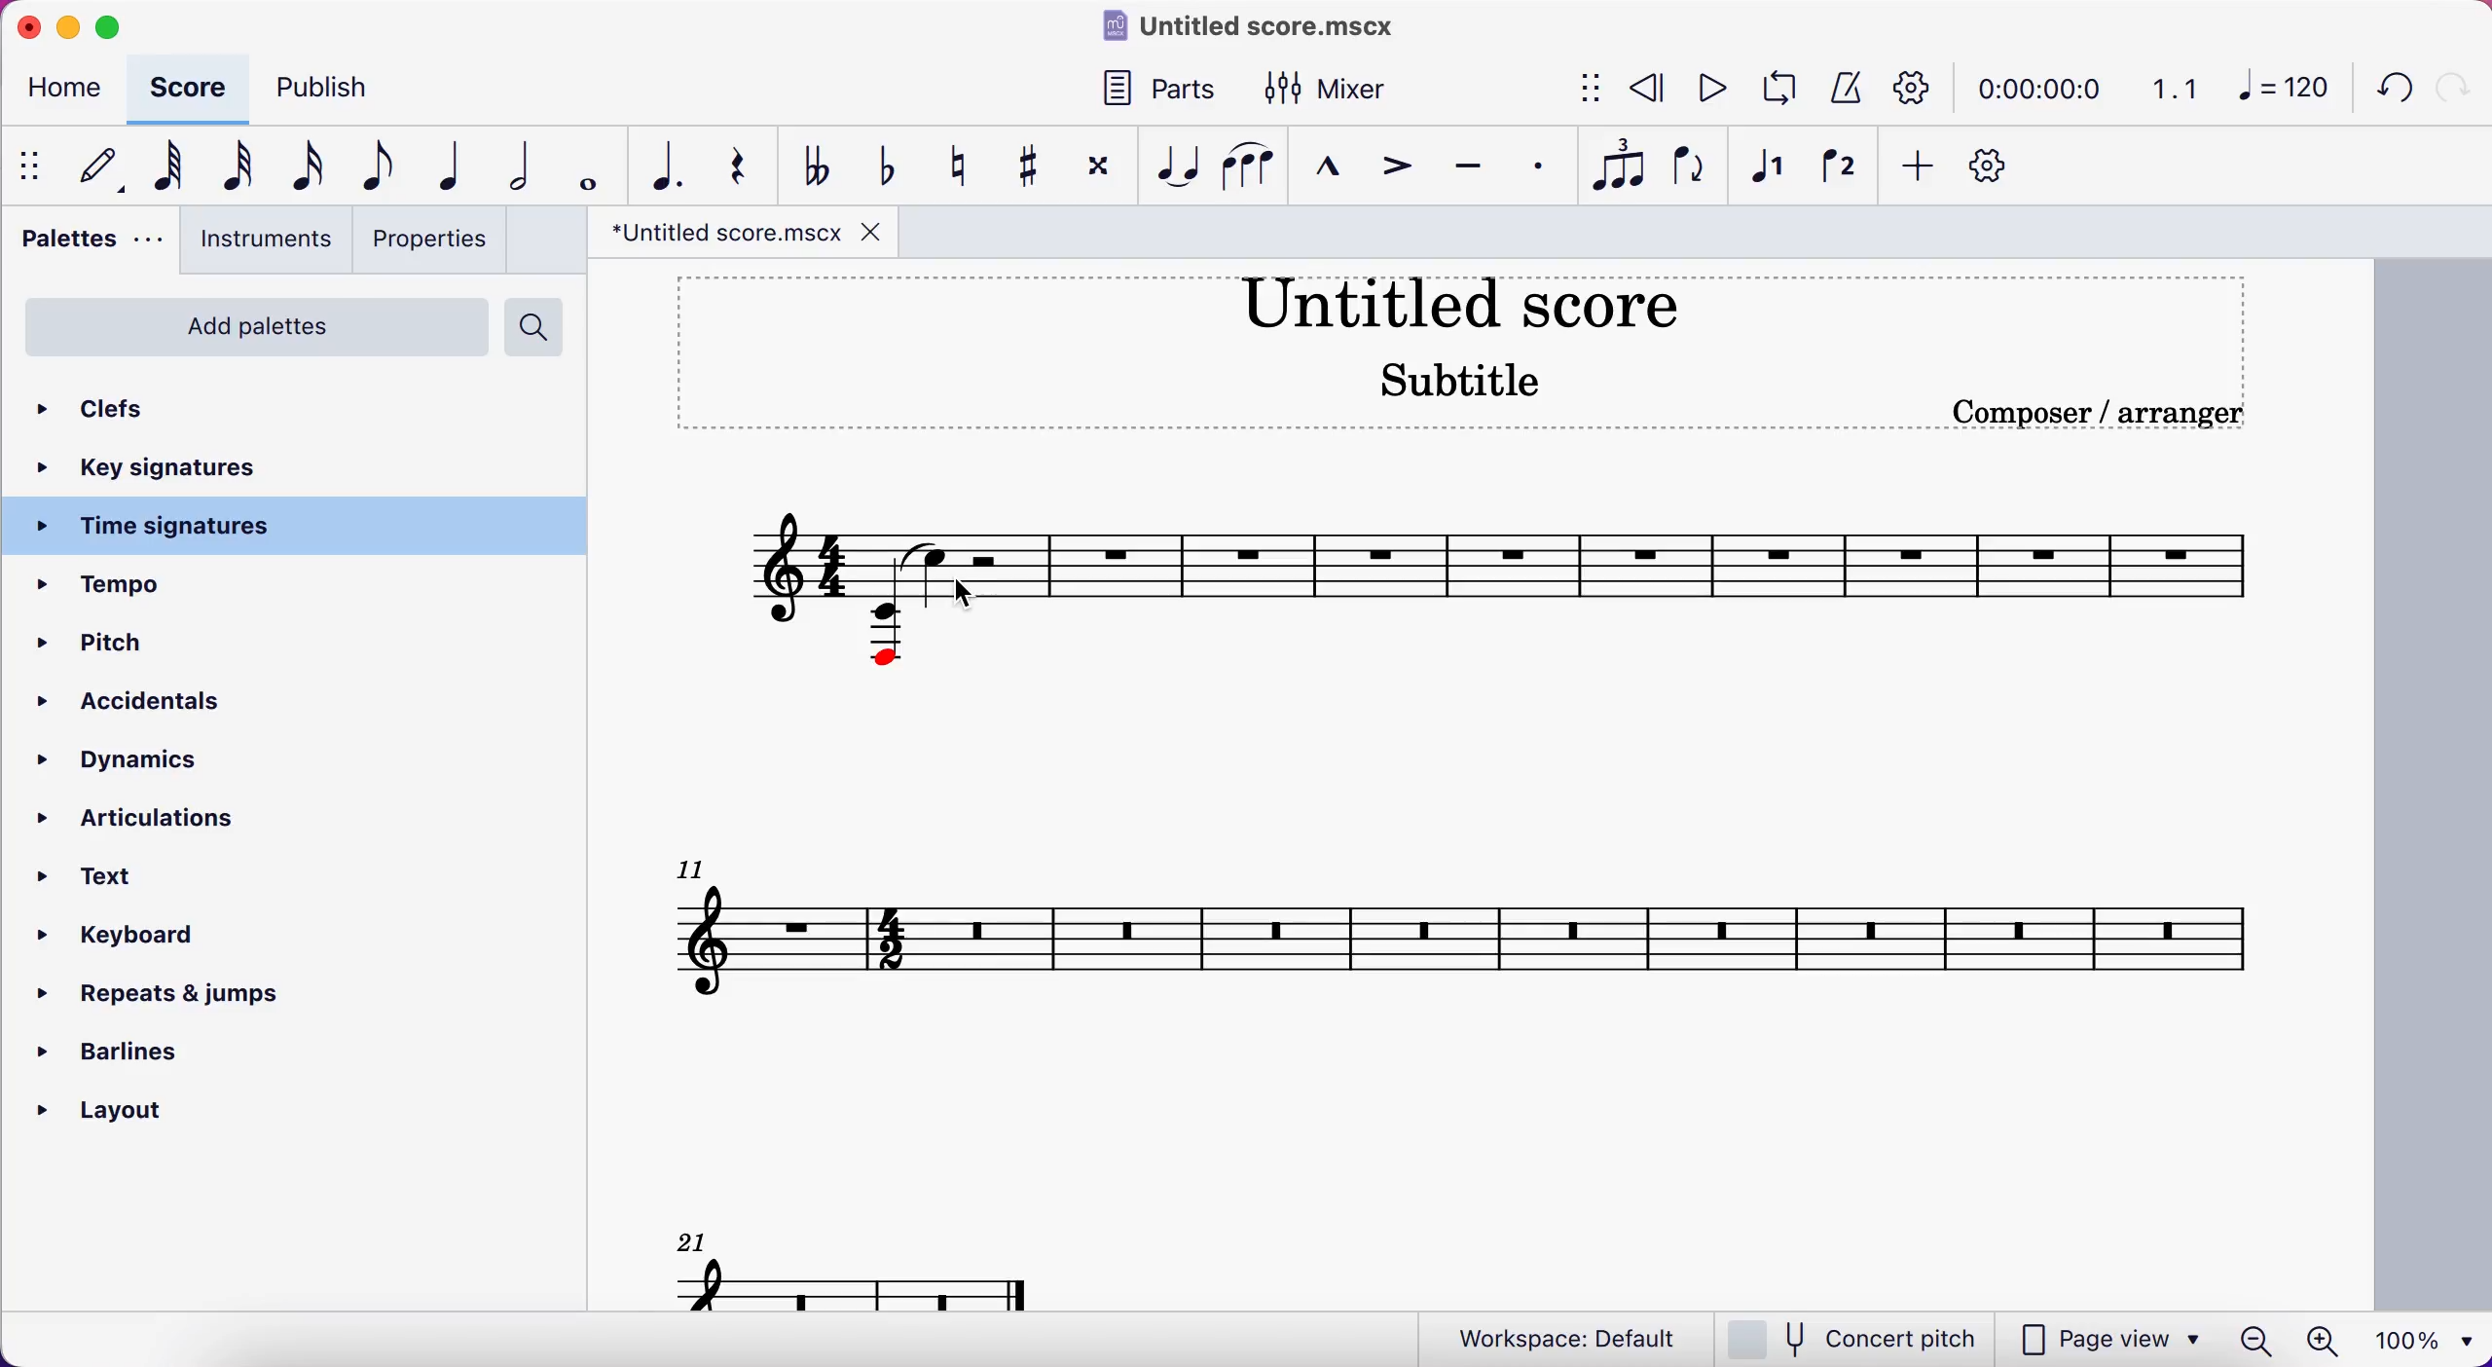 The height and width of the screenshot is (1367, 2492). I want to click on 8th note, so click(389, 165).